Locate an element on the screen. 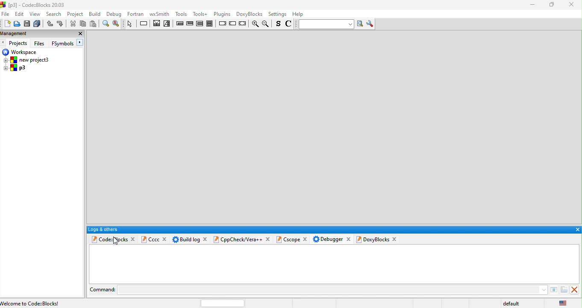 The height and width of the screenshot is (308, 582). file is located at coordinates (6, 14).